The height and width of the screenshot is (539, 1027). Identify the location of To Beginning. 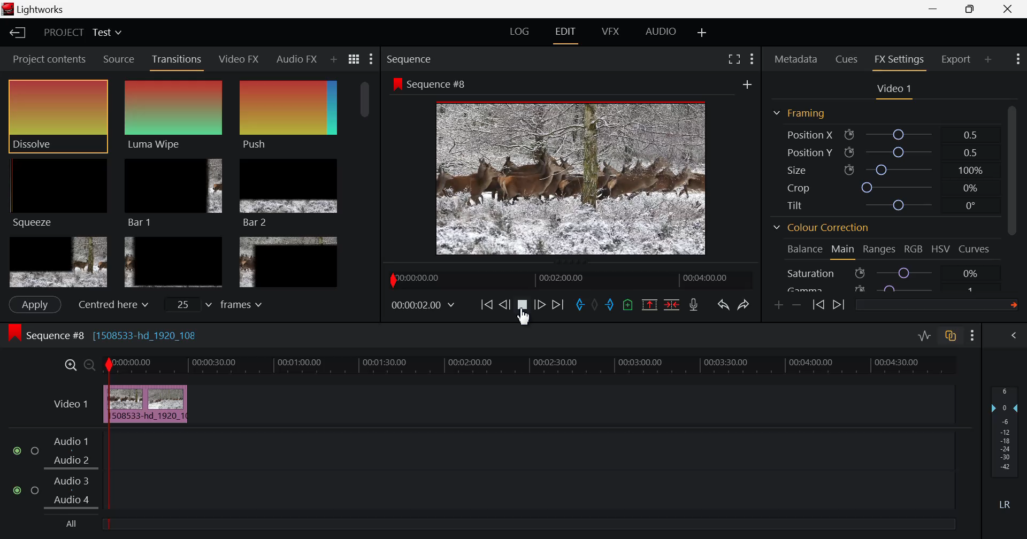
(485, 305).